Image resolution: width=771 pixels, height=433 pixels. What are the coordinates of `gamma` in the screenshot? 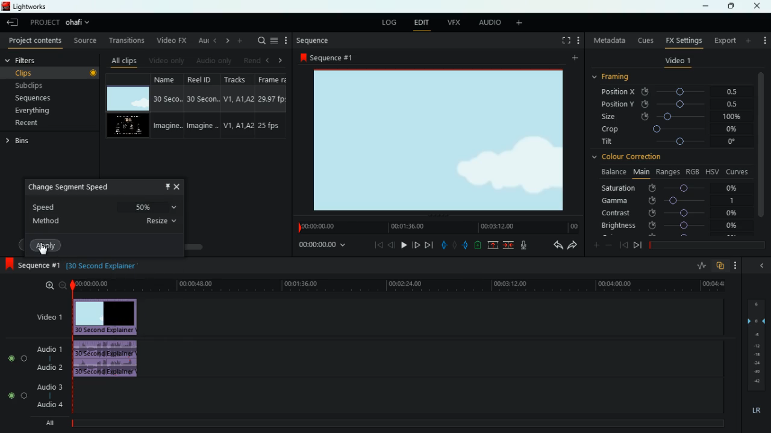 It's located at (673, 200).